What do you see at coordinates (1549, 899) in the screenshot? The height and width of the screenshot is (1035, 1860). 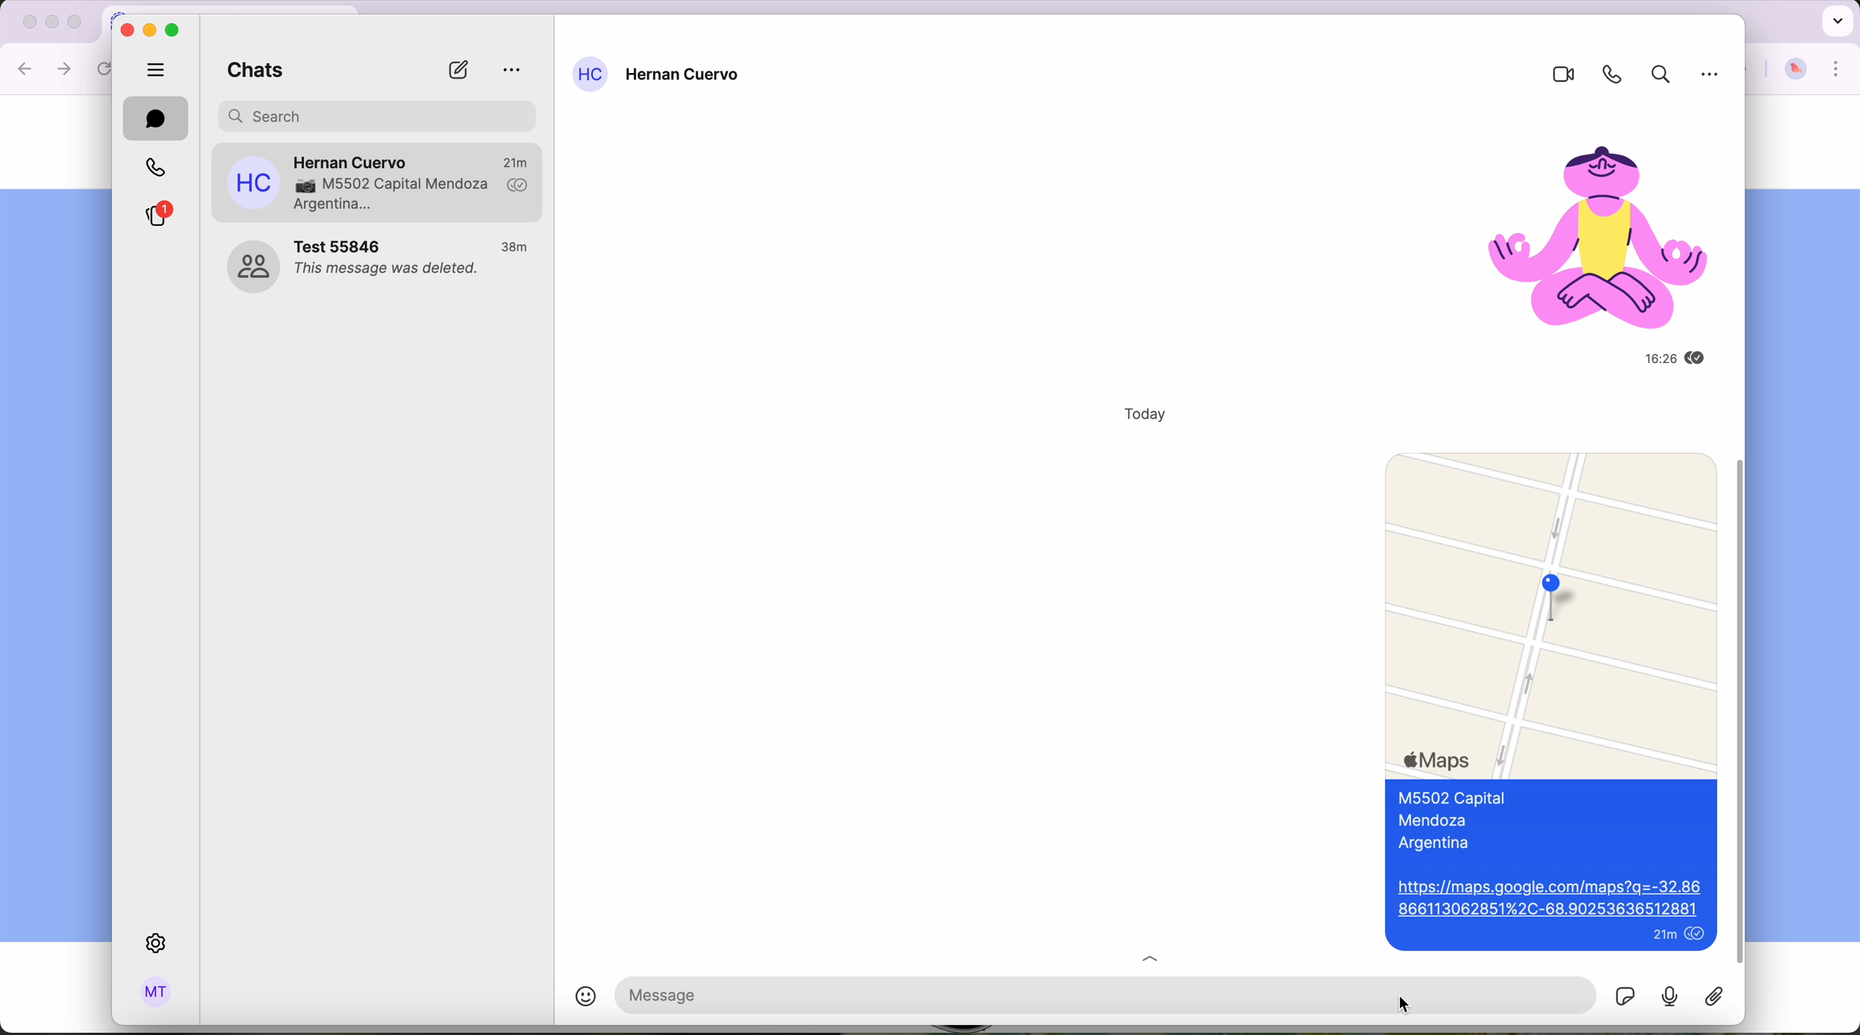 I see `https://maps.google.com/maps?q=-32.86
866113062851%2C-68.90253636512881` at bounding box center [1549, 899].